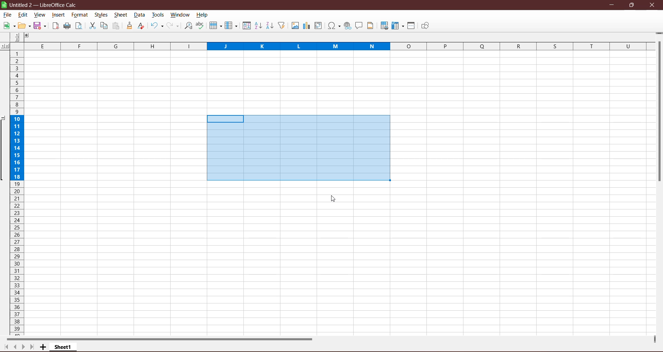 The image size is (663, 352). Describe the element at coordinates (31, 348) in the screenshot. I see `Scroll to last page` at that location.